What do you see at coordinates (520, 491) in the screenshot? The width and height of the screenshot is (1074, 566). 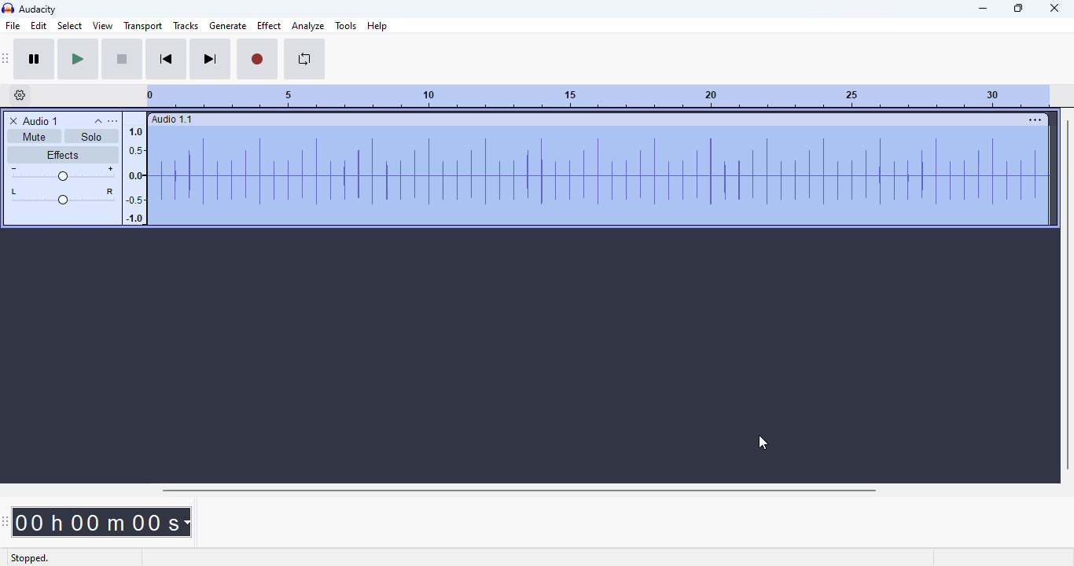 I see `horizontal scroll bar` at bounding box center [520, 491].